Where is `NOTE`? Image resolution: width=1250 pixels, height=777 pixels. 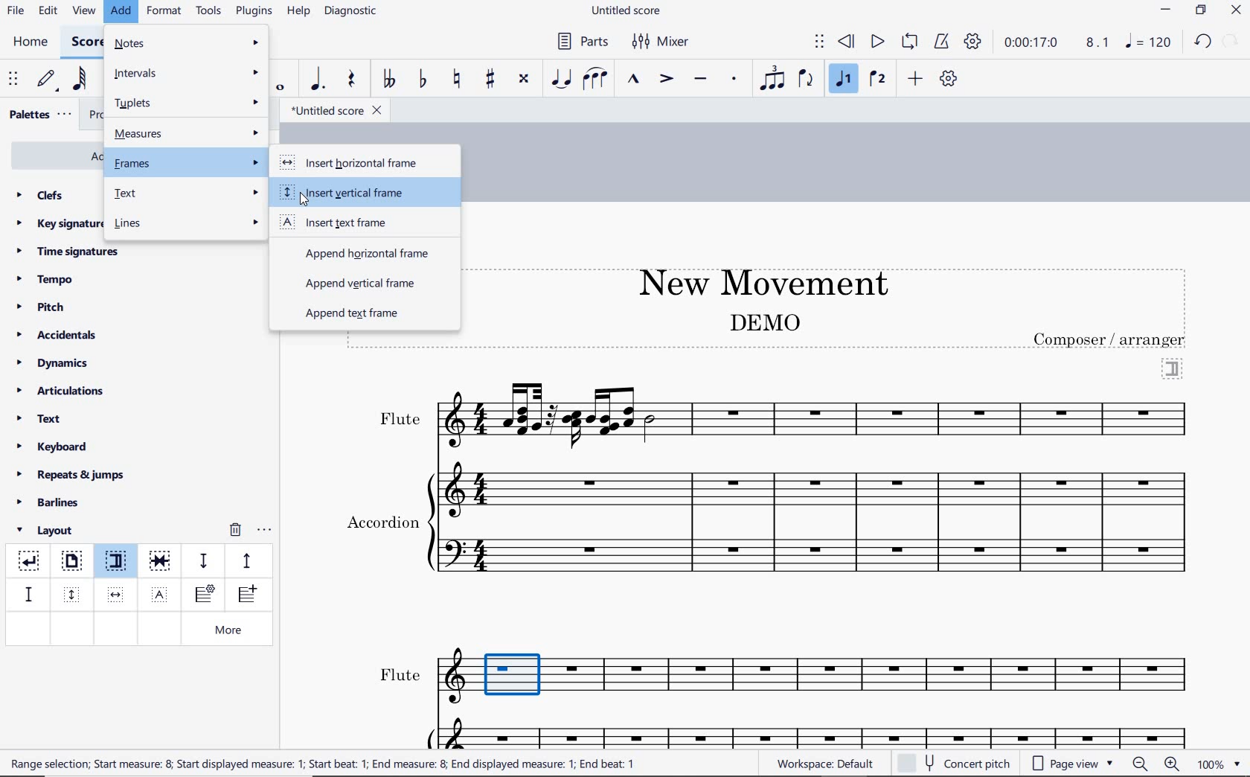
NOTE is located at coordinates (1150, 42).